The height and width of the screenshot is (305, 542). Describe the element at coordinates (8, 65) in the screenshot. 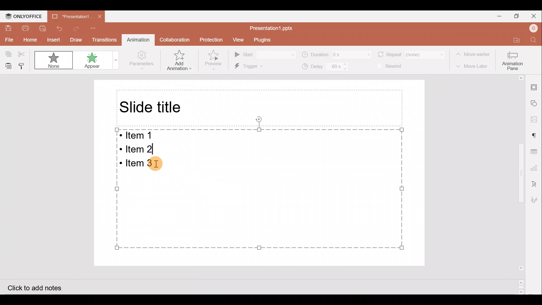

I see `Paste` at that location.